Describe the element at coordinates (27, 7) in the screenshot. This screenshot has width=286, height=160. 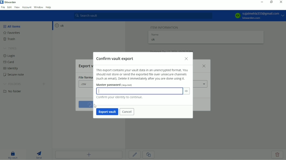
I see `Account` at that location.